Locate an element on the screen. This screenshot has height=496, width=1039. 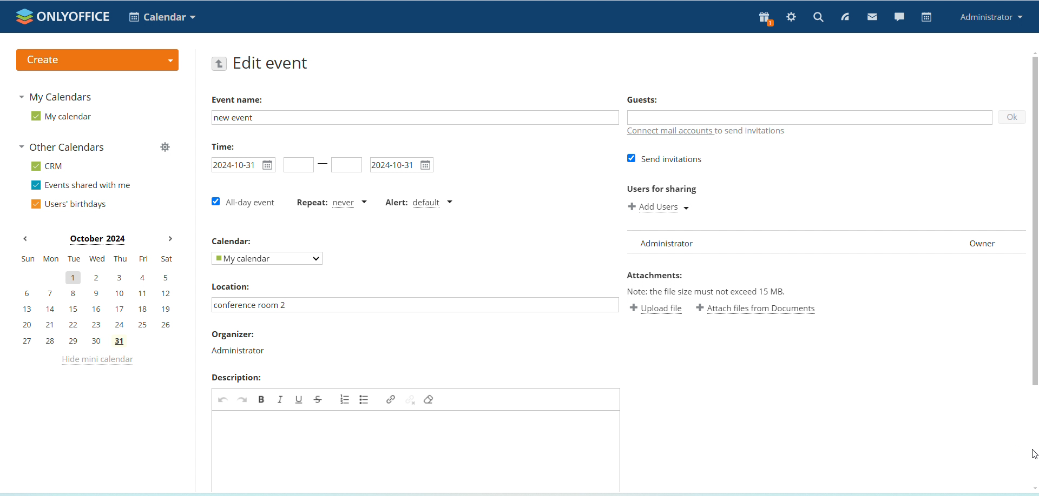
Event name is located at coordinates (239, 100).